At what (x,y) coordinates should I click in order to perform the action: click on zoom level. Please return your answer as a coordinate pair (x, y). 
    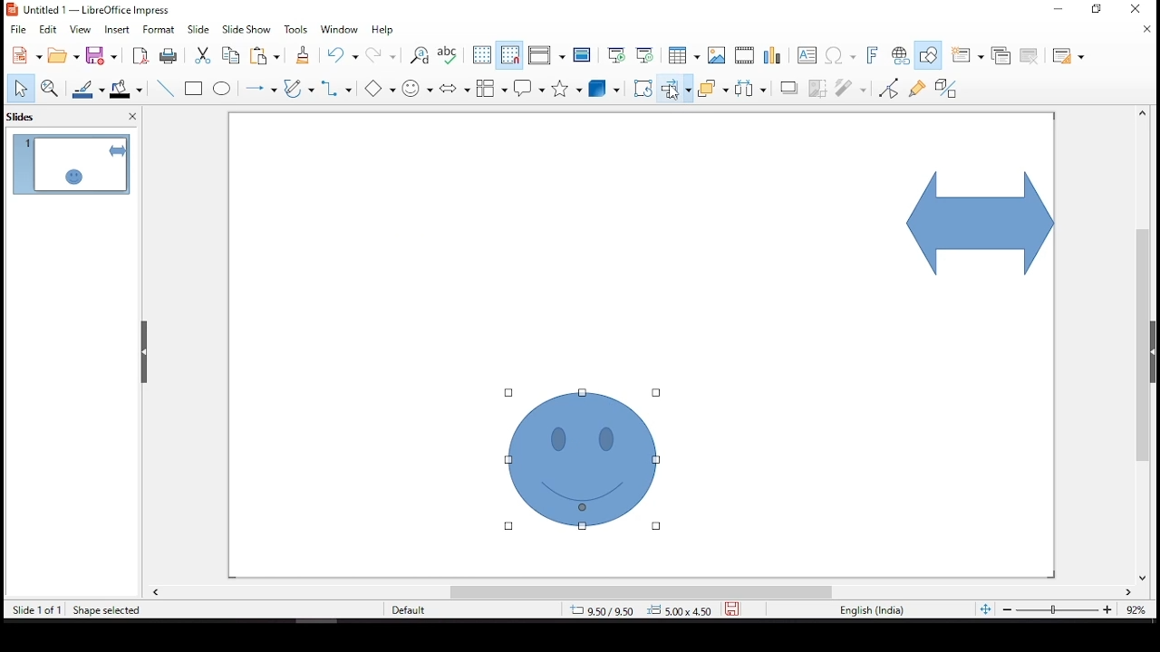
    Looking at the image, I should click on (1135, 610).